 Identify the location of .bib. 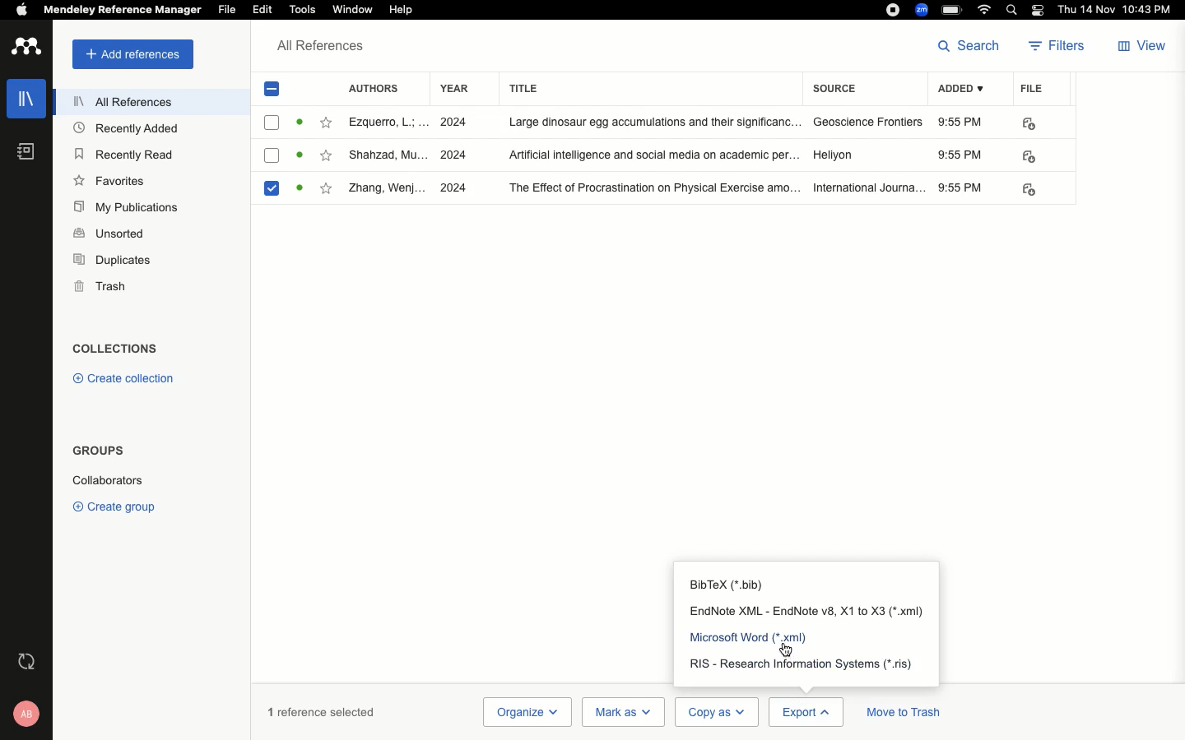
(730, 583).